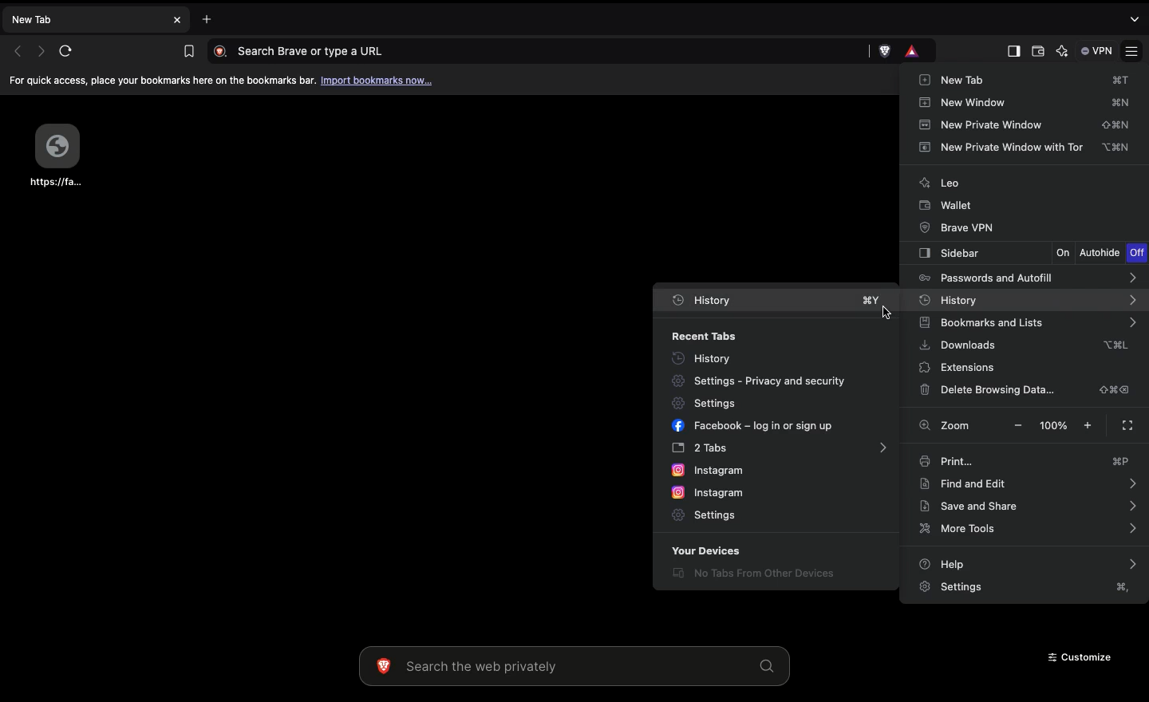 The height and width of the screenshot is (702, 1149). Describe the element at coordinates (1012, 51) in the screenshot. I see `Sidebar` at that location.